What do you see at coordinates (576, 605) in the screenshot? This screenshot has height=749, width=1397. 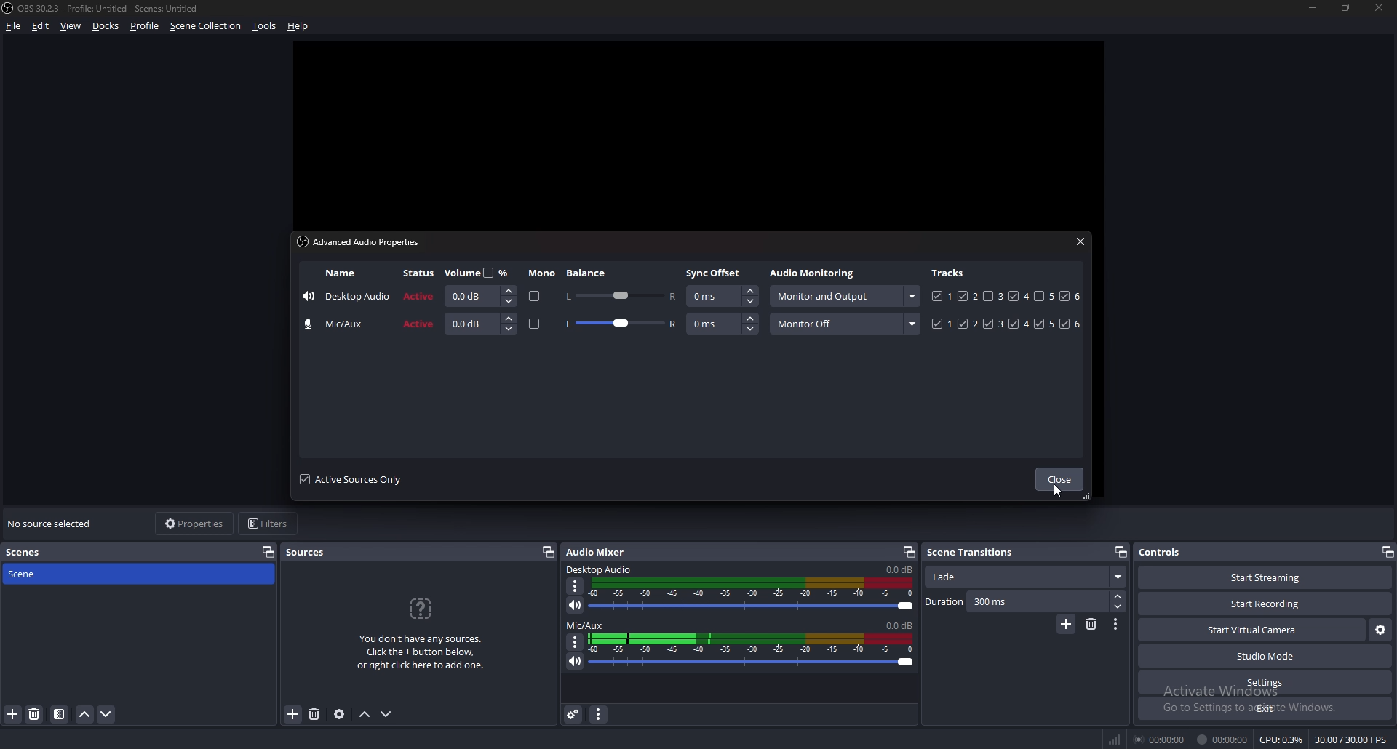 I see `mute` at bounding box center [576, 605].